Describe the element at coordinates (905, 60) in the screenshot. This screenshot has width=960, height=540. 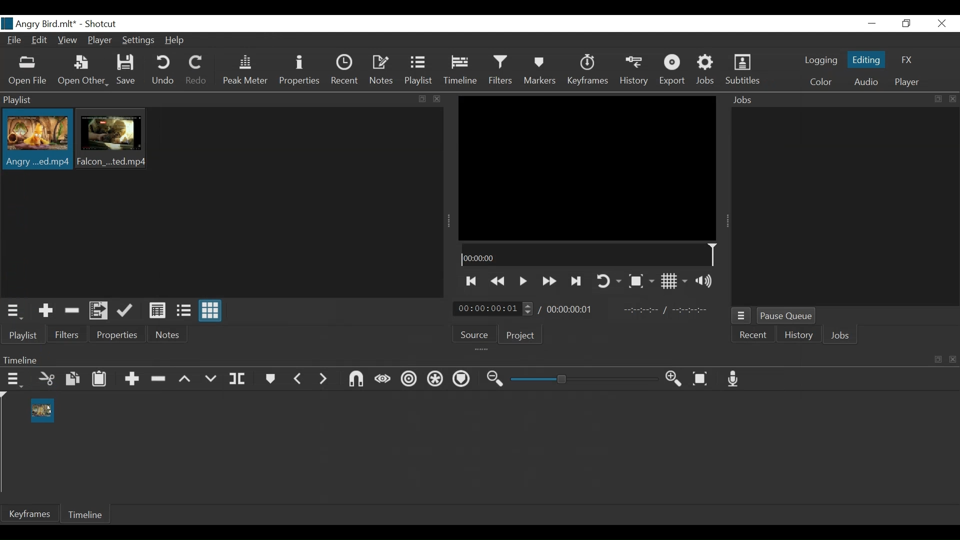
I see `FX` at that location.